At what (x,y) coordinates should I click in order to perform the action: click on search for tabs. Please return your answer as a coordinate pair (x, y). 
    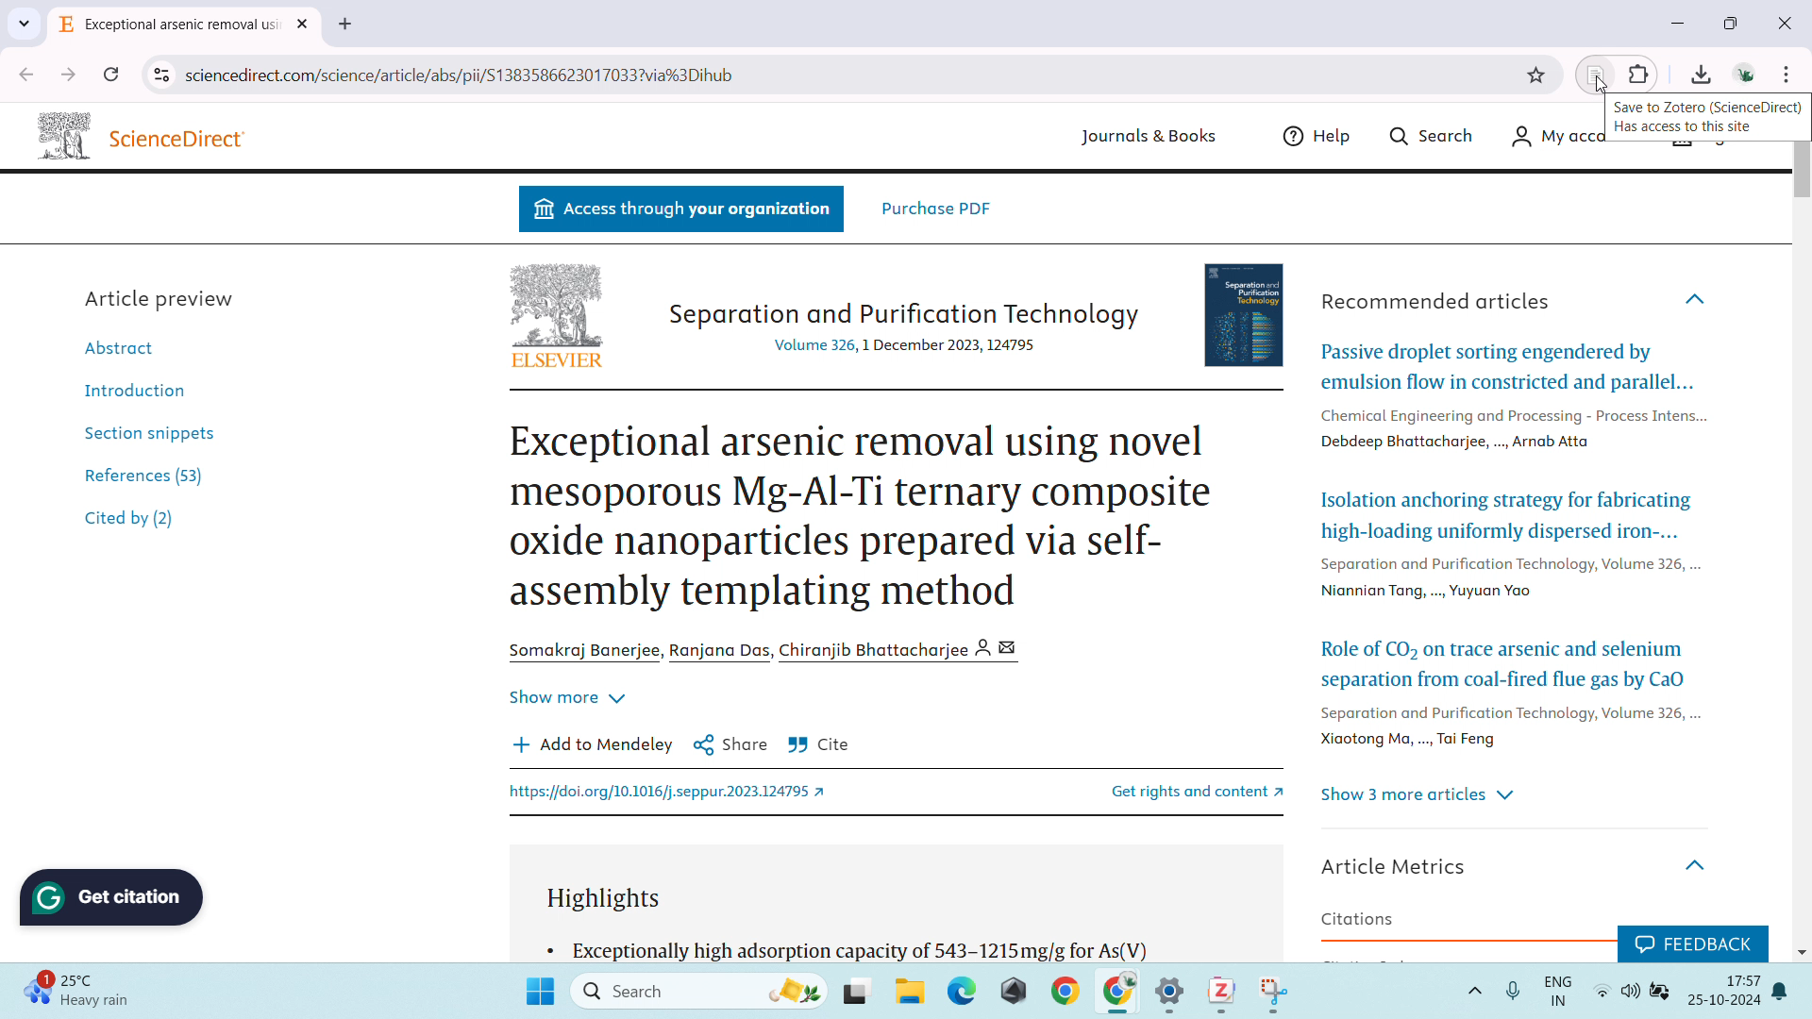
    Looking at the image, I should click on (24, 24).